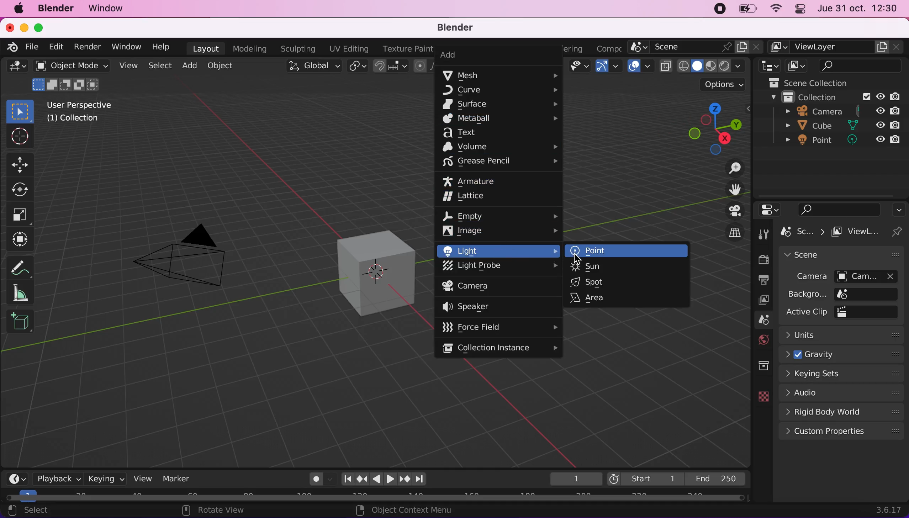  Describe the element at coordinates (375, 480) in the screenshot. I see `Play animation` at that location.